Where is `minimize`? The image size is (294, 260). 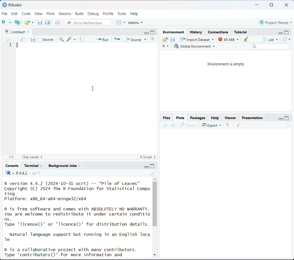 minimize is located at coordinates (280, 118).